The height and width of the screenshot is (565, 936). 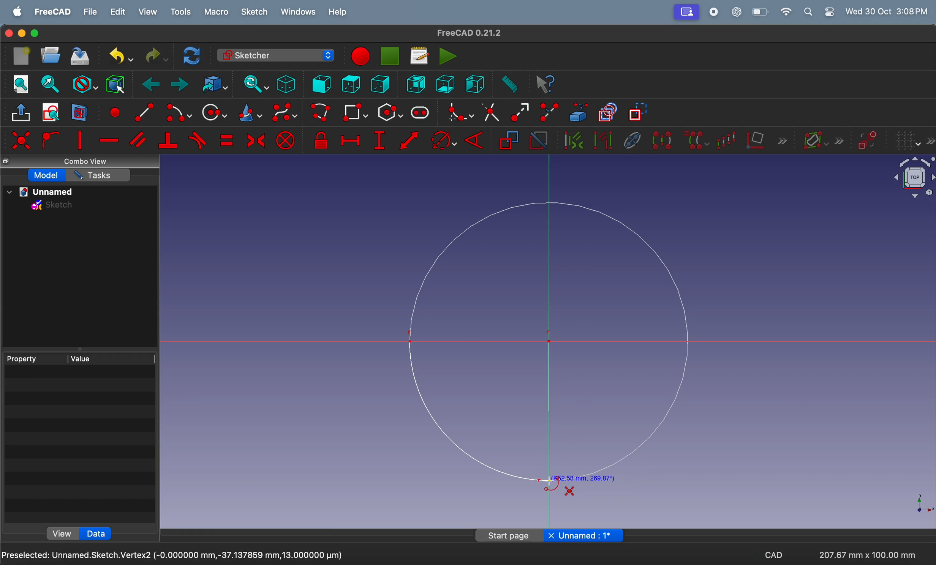 I want to click on marco, so click(x=217, y=13).